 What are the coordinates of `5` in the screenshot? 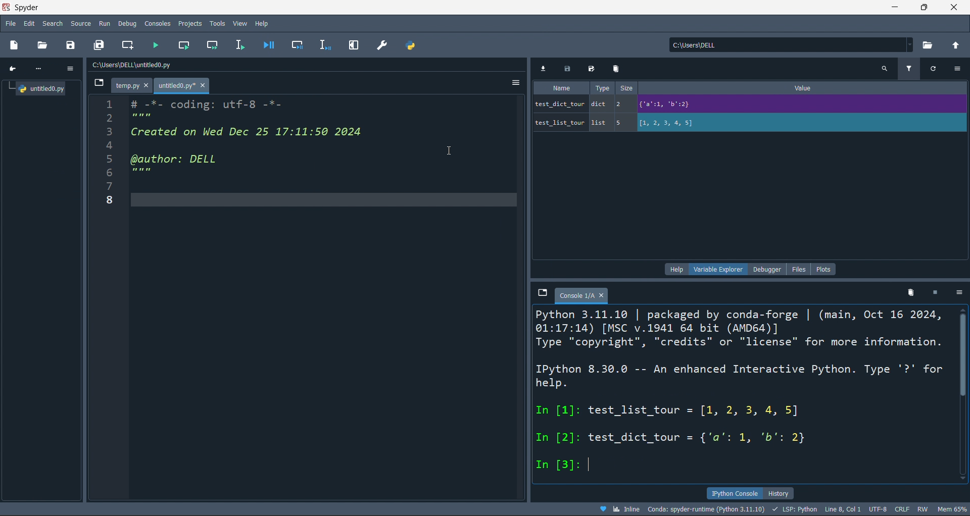 It's located at (620, 123).